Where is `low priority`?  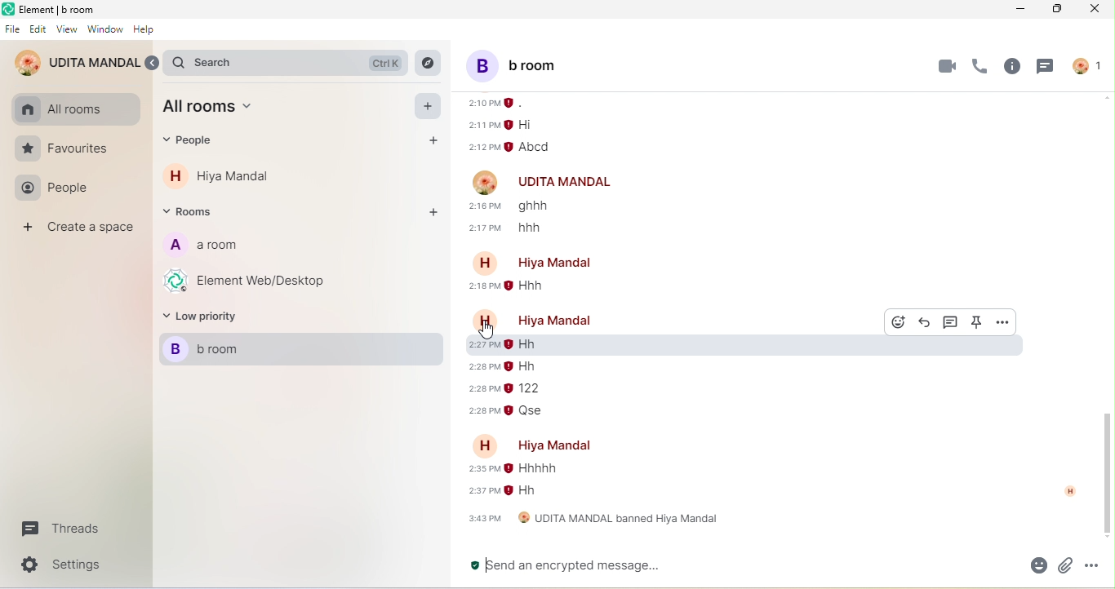 low priority is located at coordinates (205, 319).